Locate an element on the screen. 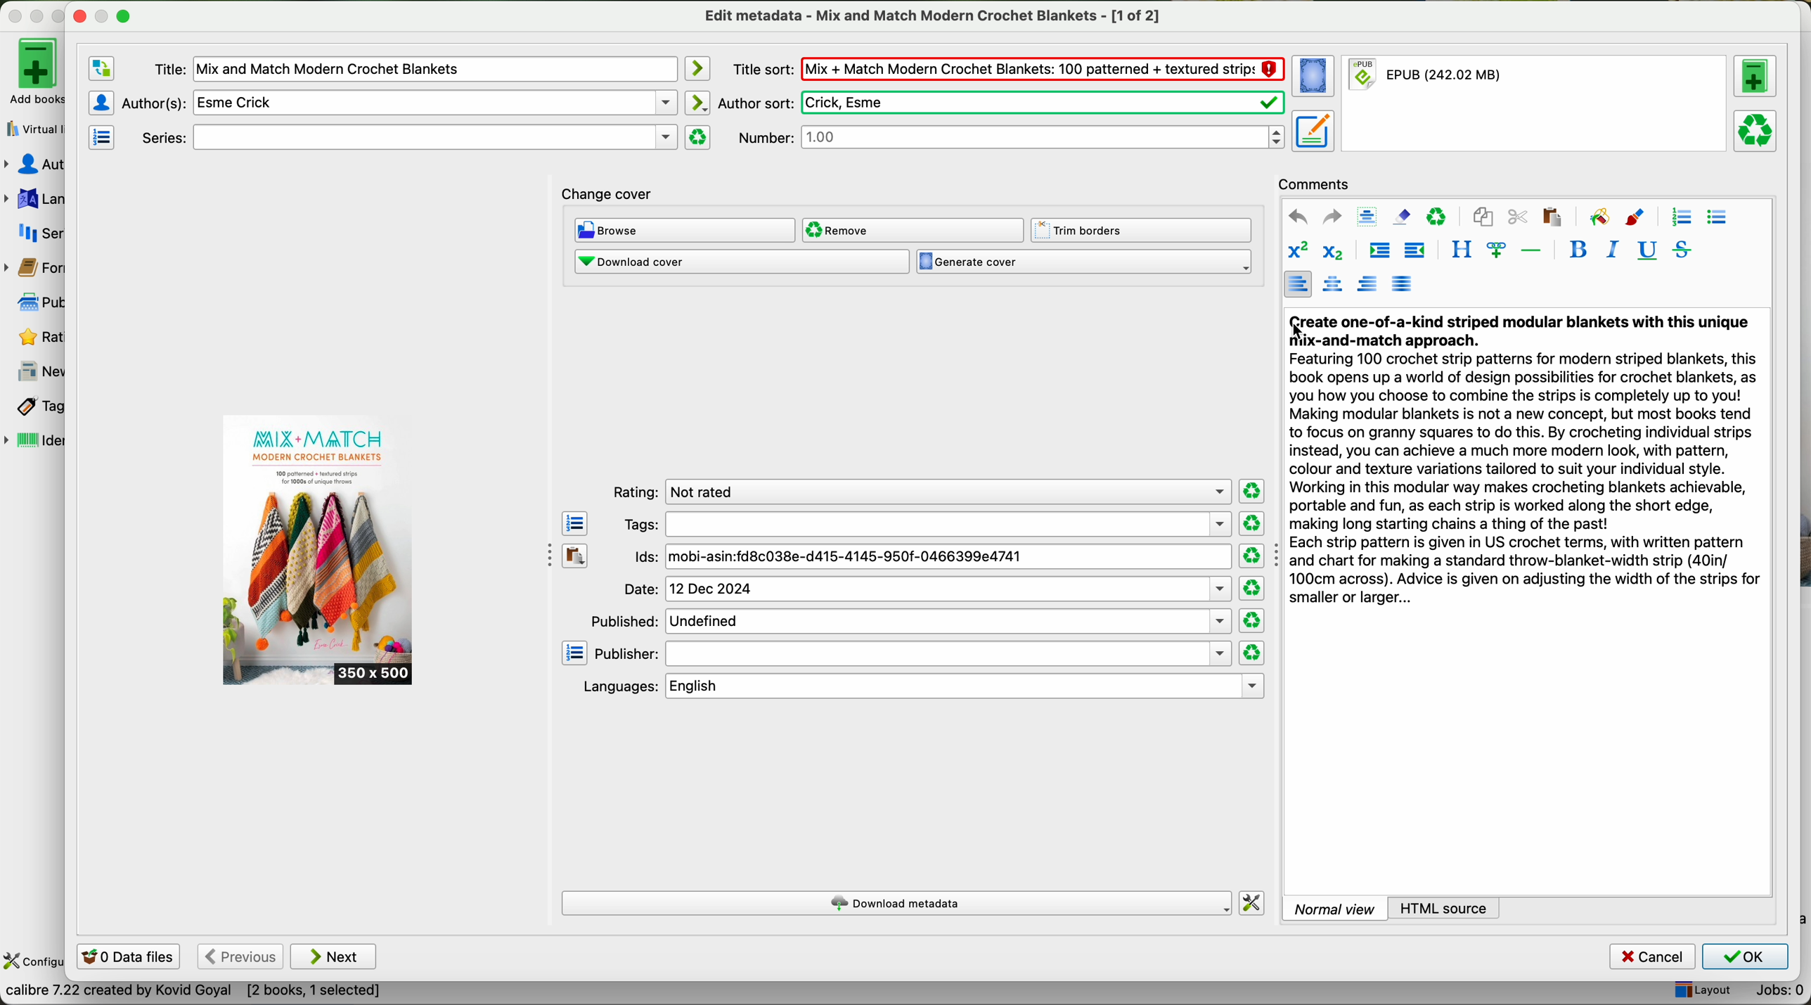 The height and width of the screenshot is (1005, 1811). change cover is located at coordinates (607, 196).